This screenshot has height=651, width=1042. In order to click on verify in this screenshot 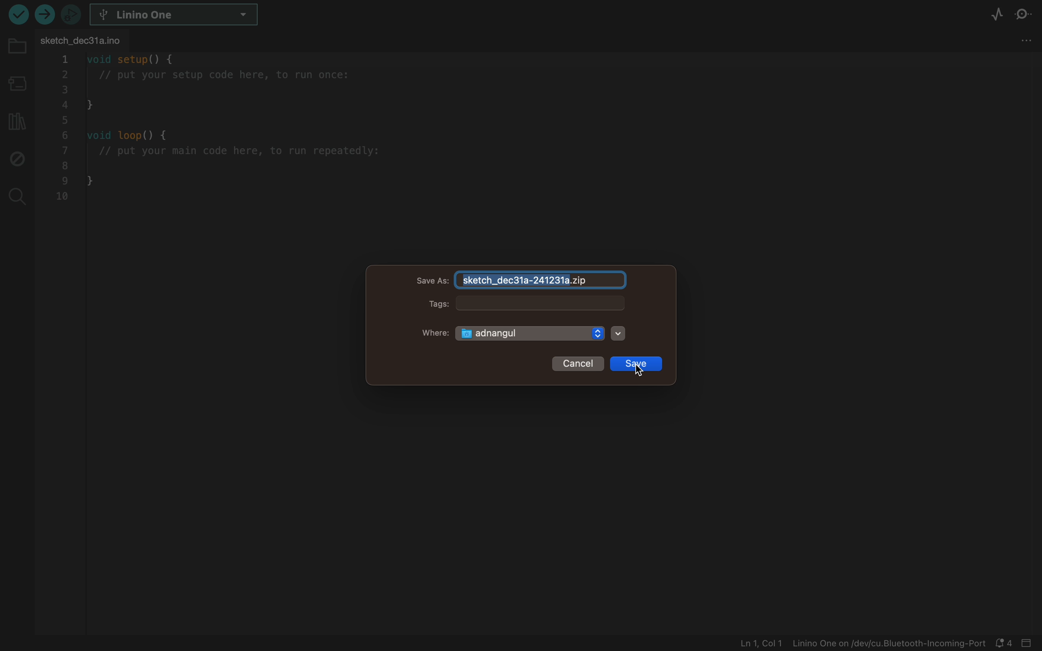, I will do `click(44, 15)`.